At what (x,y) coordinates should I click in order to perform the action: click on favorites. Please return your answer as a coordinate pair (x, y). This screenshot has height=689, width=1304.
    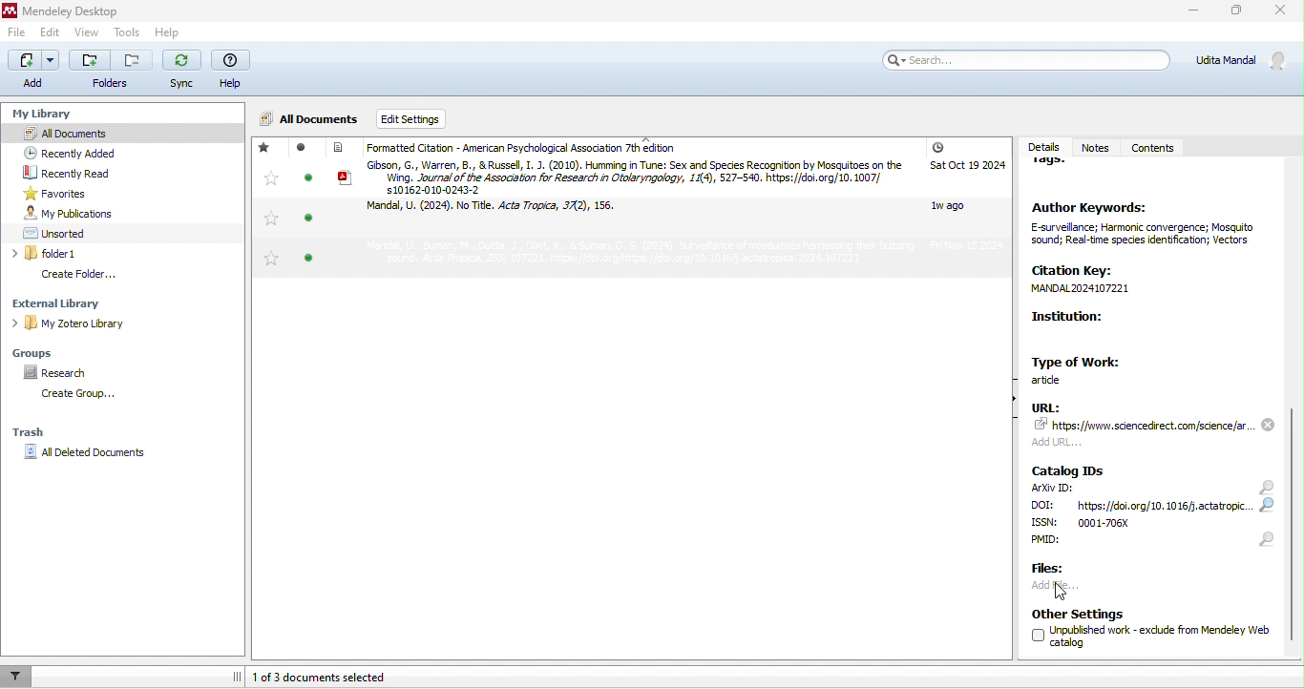
    Looking at the image, I should click on (268, 204).